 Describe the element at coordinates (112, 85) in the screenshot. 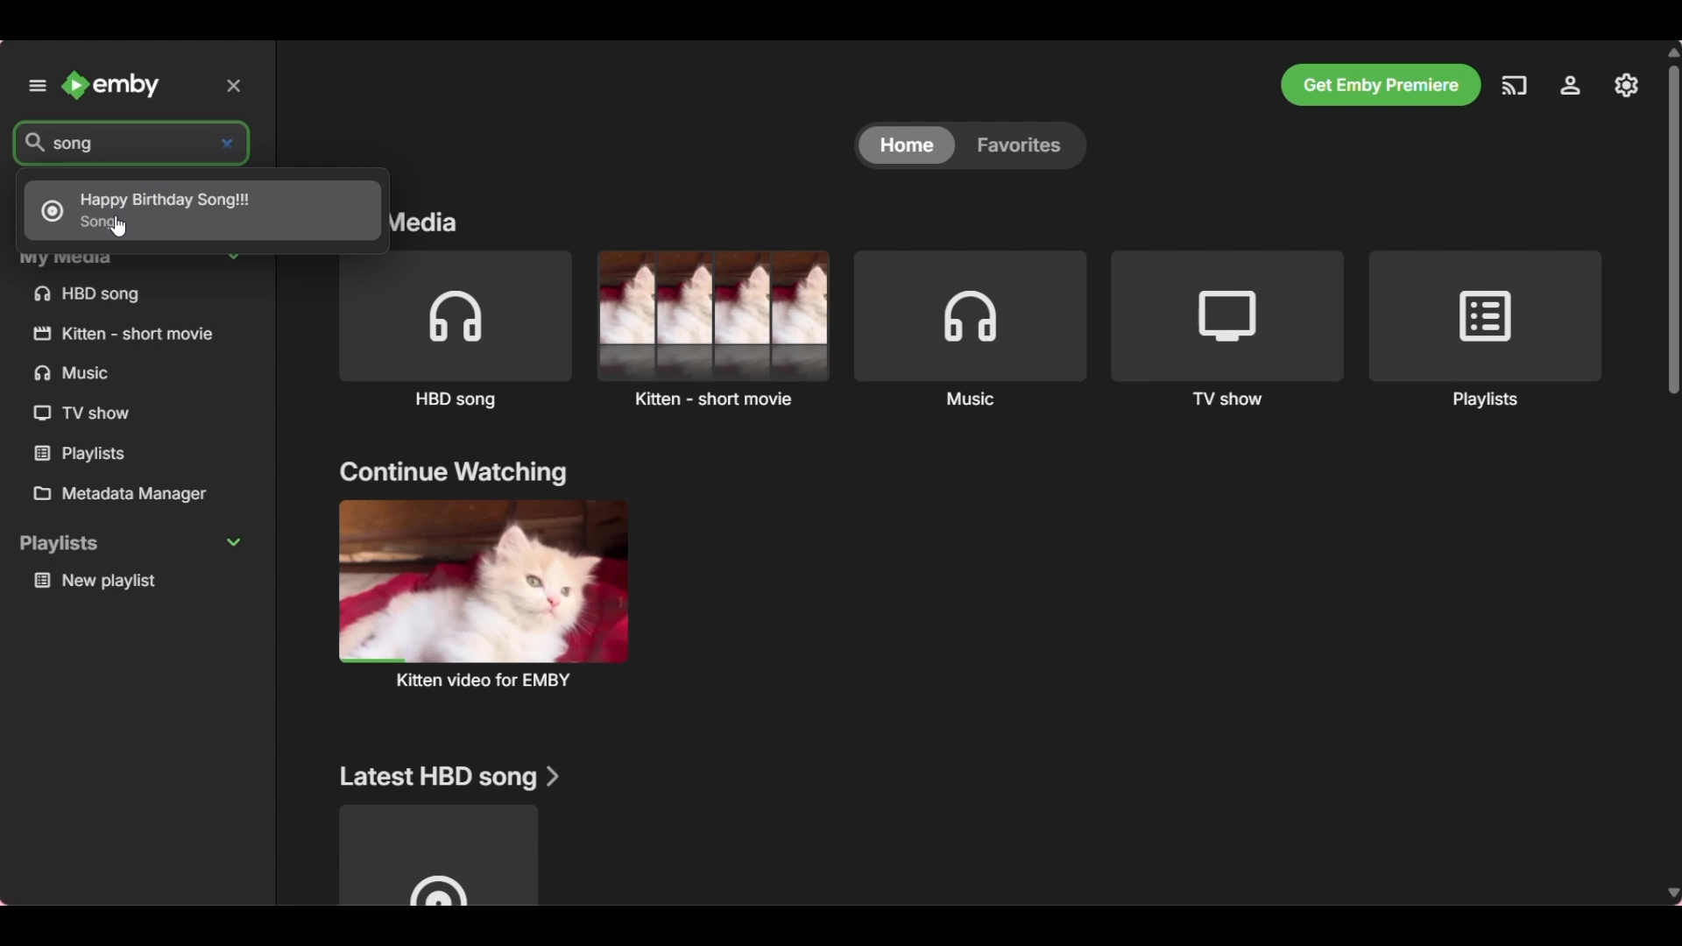

I see ` Emby` at that location.